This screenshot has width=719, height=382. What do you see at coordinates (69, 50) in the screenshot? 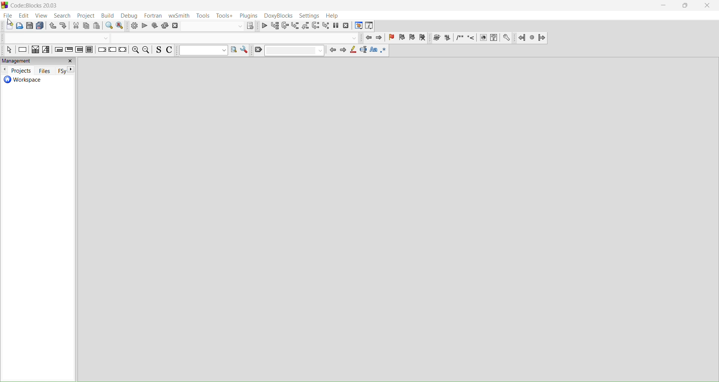
I see `exist condition loop` at bounding box center [69, 50].